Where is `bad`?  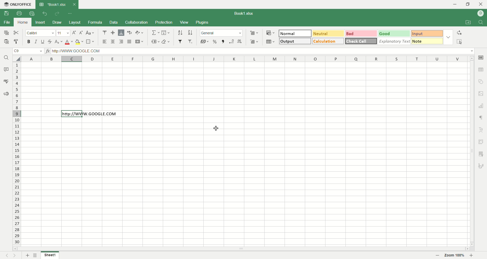 bad is located at coordinates (361, 33).